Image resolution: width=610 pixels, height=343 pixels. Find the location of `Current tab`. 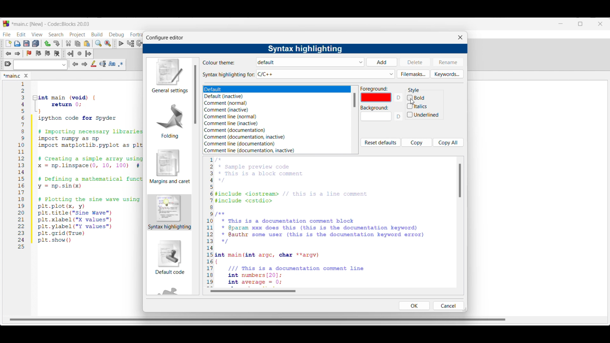

Current tab is located at coordinates (12, 76).